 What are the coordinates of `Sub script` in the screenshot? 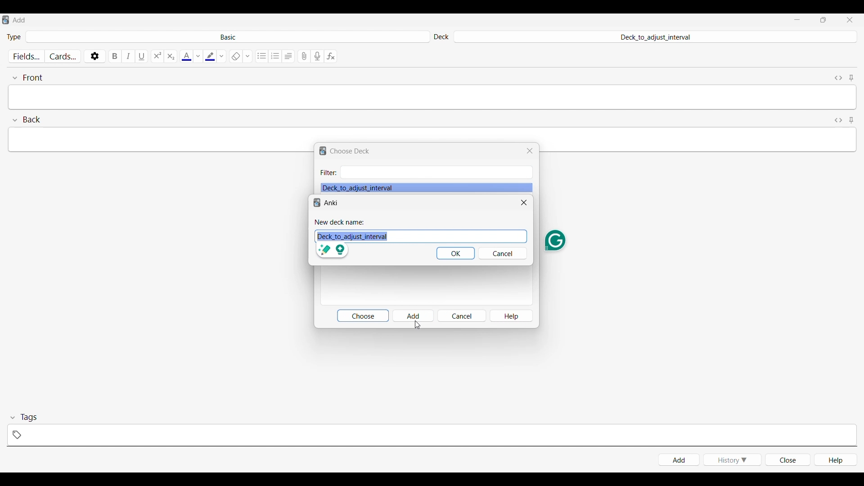 It's located at (170, 56).